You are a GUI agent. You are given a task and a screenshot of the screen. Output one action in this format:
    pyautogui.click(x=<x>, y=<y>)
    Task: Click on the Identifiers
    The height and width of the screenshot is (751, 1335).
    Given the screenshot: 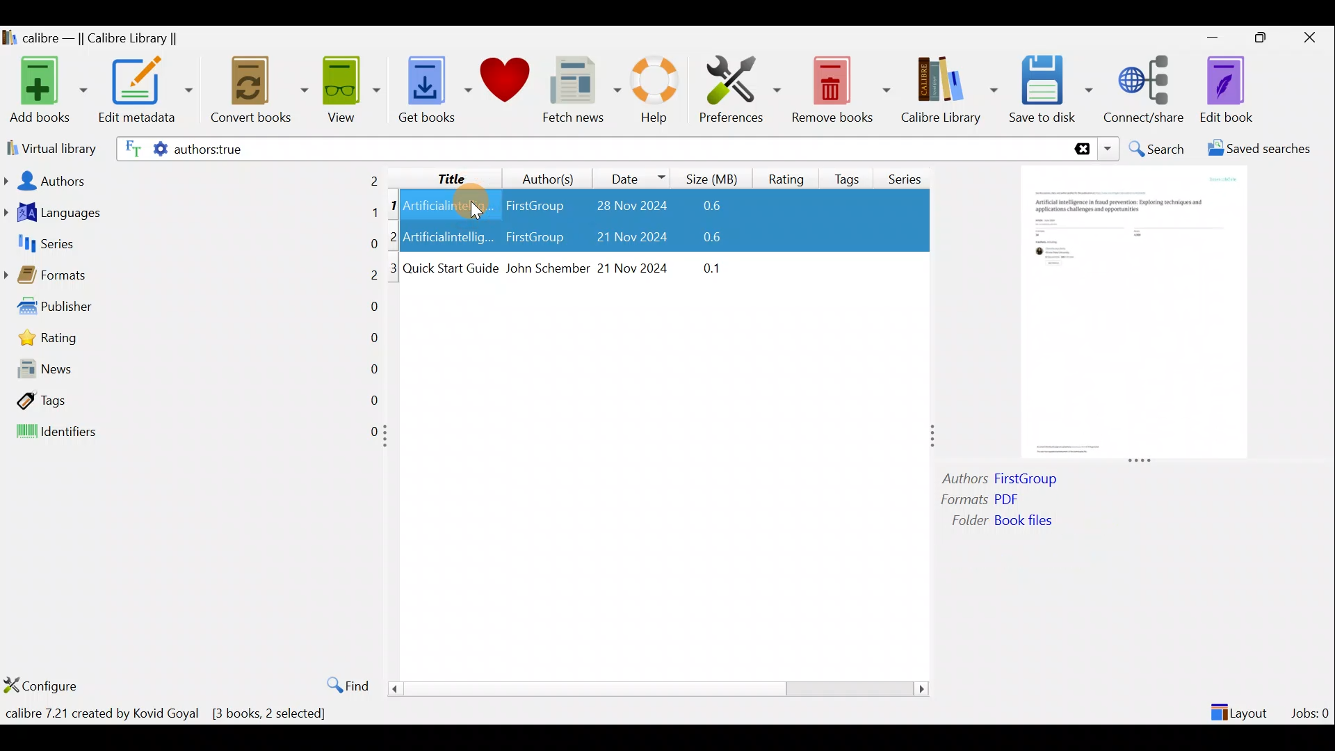 What is the action you would take?
    pyautogui.click(x=189, y=433)
    